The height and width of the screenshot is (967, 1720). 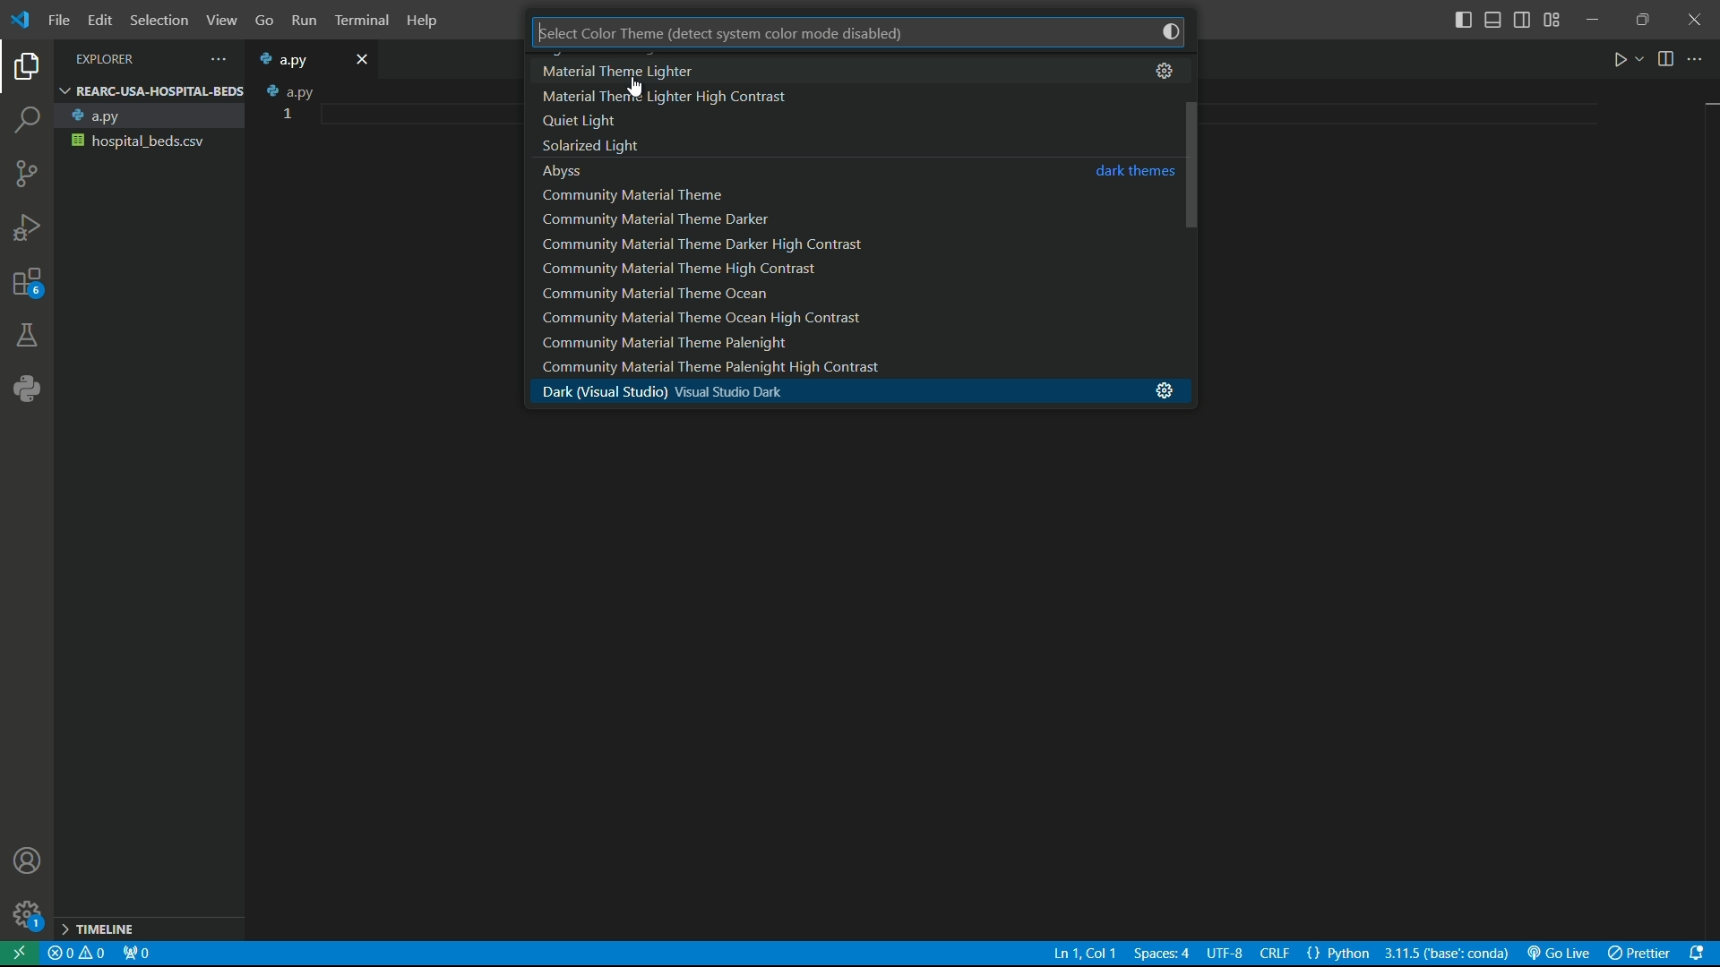 What do you see at coordinates (136, 955) in the screenshot?
I see `no ports forwarded` at bounding box center [136, 955].